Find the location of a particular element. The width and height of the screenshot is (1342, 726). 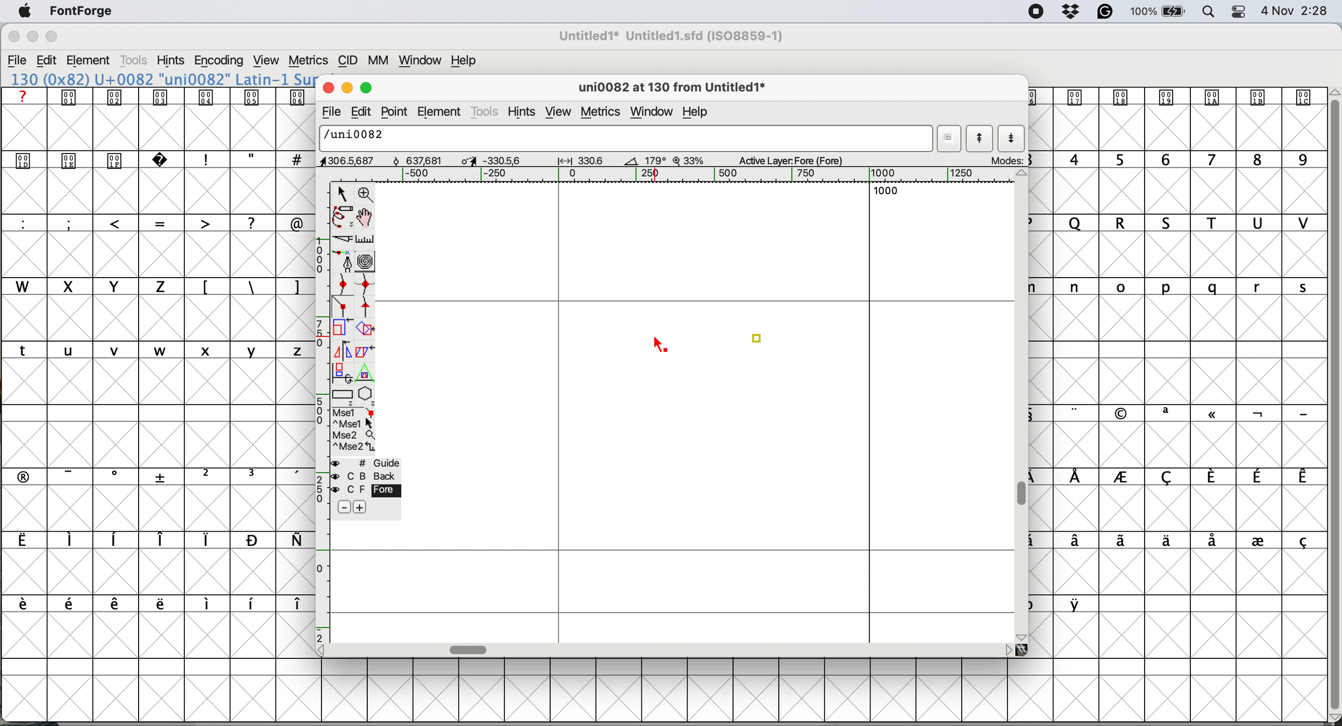

help is located at coordinates (466, 60).